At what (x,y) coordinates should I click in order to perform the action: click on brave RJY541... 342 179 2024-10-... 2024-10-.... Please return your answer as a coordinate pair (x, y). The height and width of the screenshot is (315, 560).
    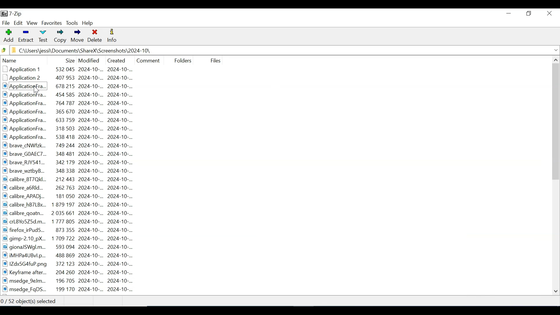
    Looking at the image, I should click on (74, 162).